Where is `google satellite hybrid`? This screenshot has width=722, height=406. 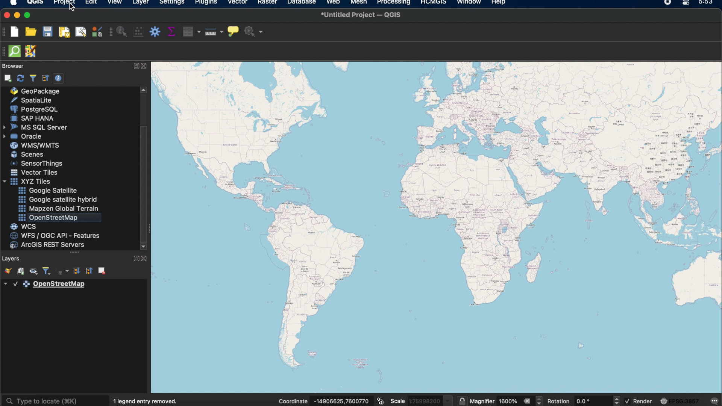
google satellite hybrid is located at coordinates (58, 199).